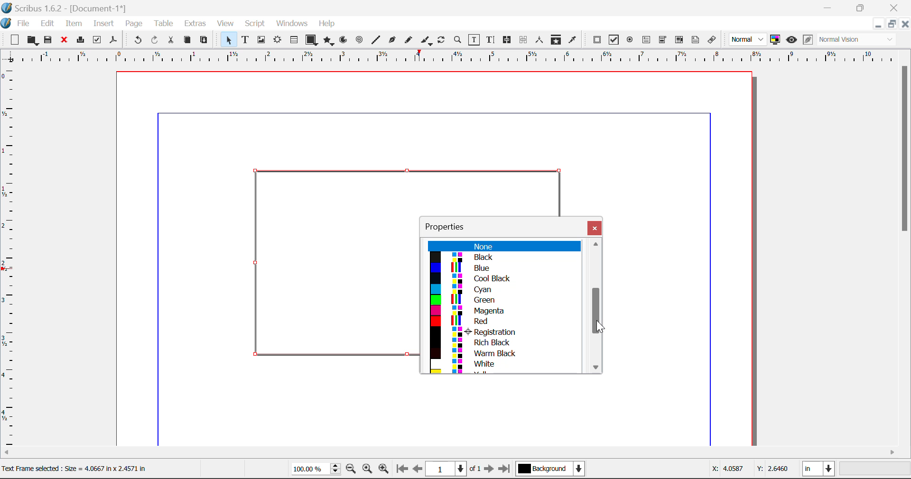 Image resolution: width=911 pixels, height=479 pixels. I want to click on Pre-flight Verifier, so click(97, 40).